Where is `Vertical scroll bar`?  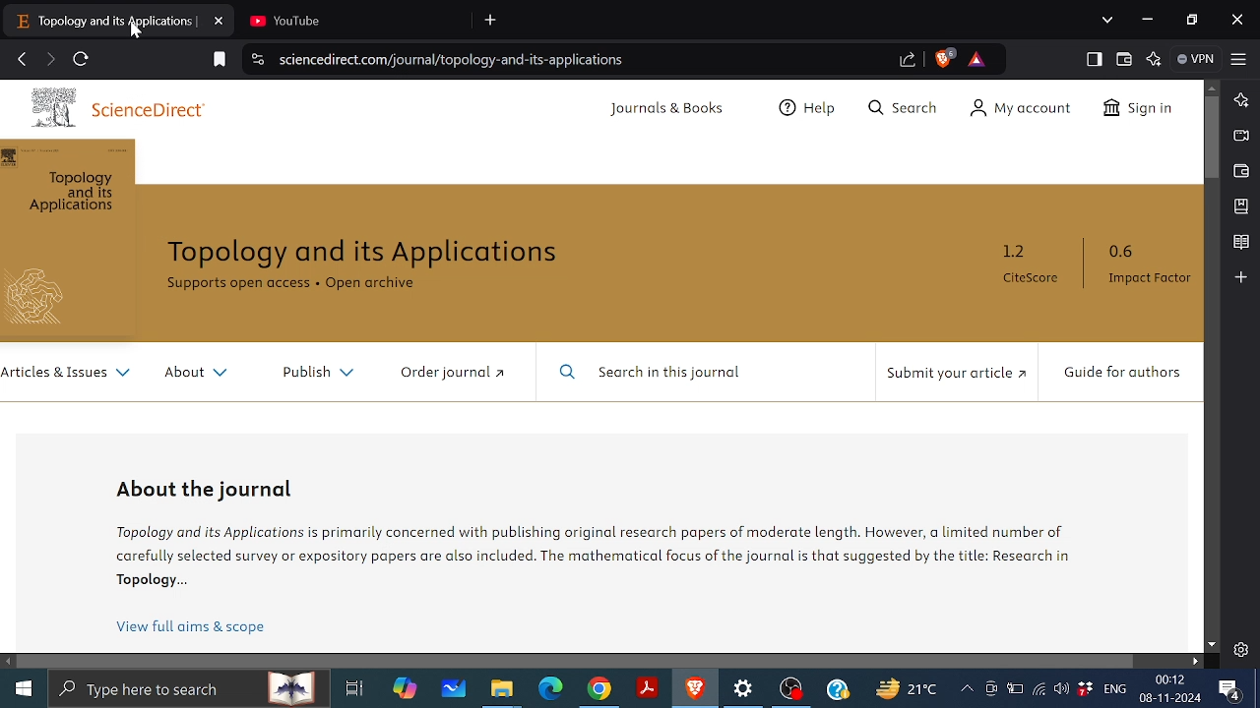 Vertical scroll bar is located at coordinates (1213, 139).